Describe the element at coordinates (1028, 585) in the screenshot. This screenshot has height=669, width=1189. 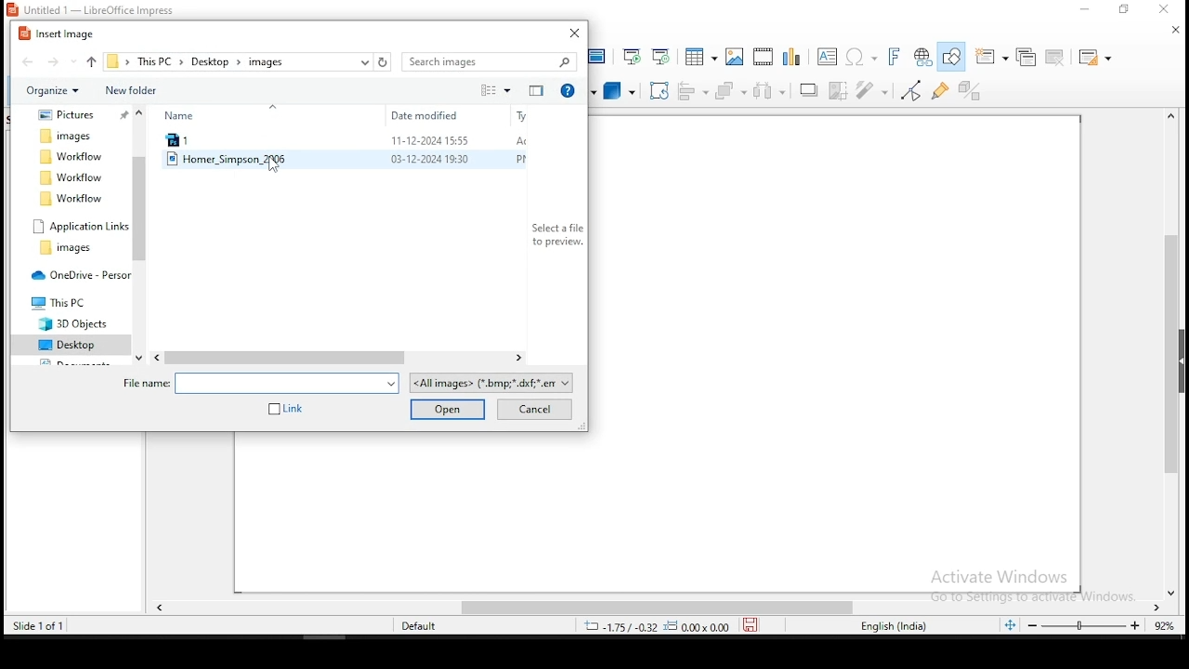
I see `activate windows` at that location.